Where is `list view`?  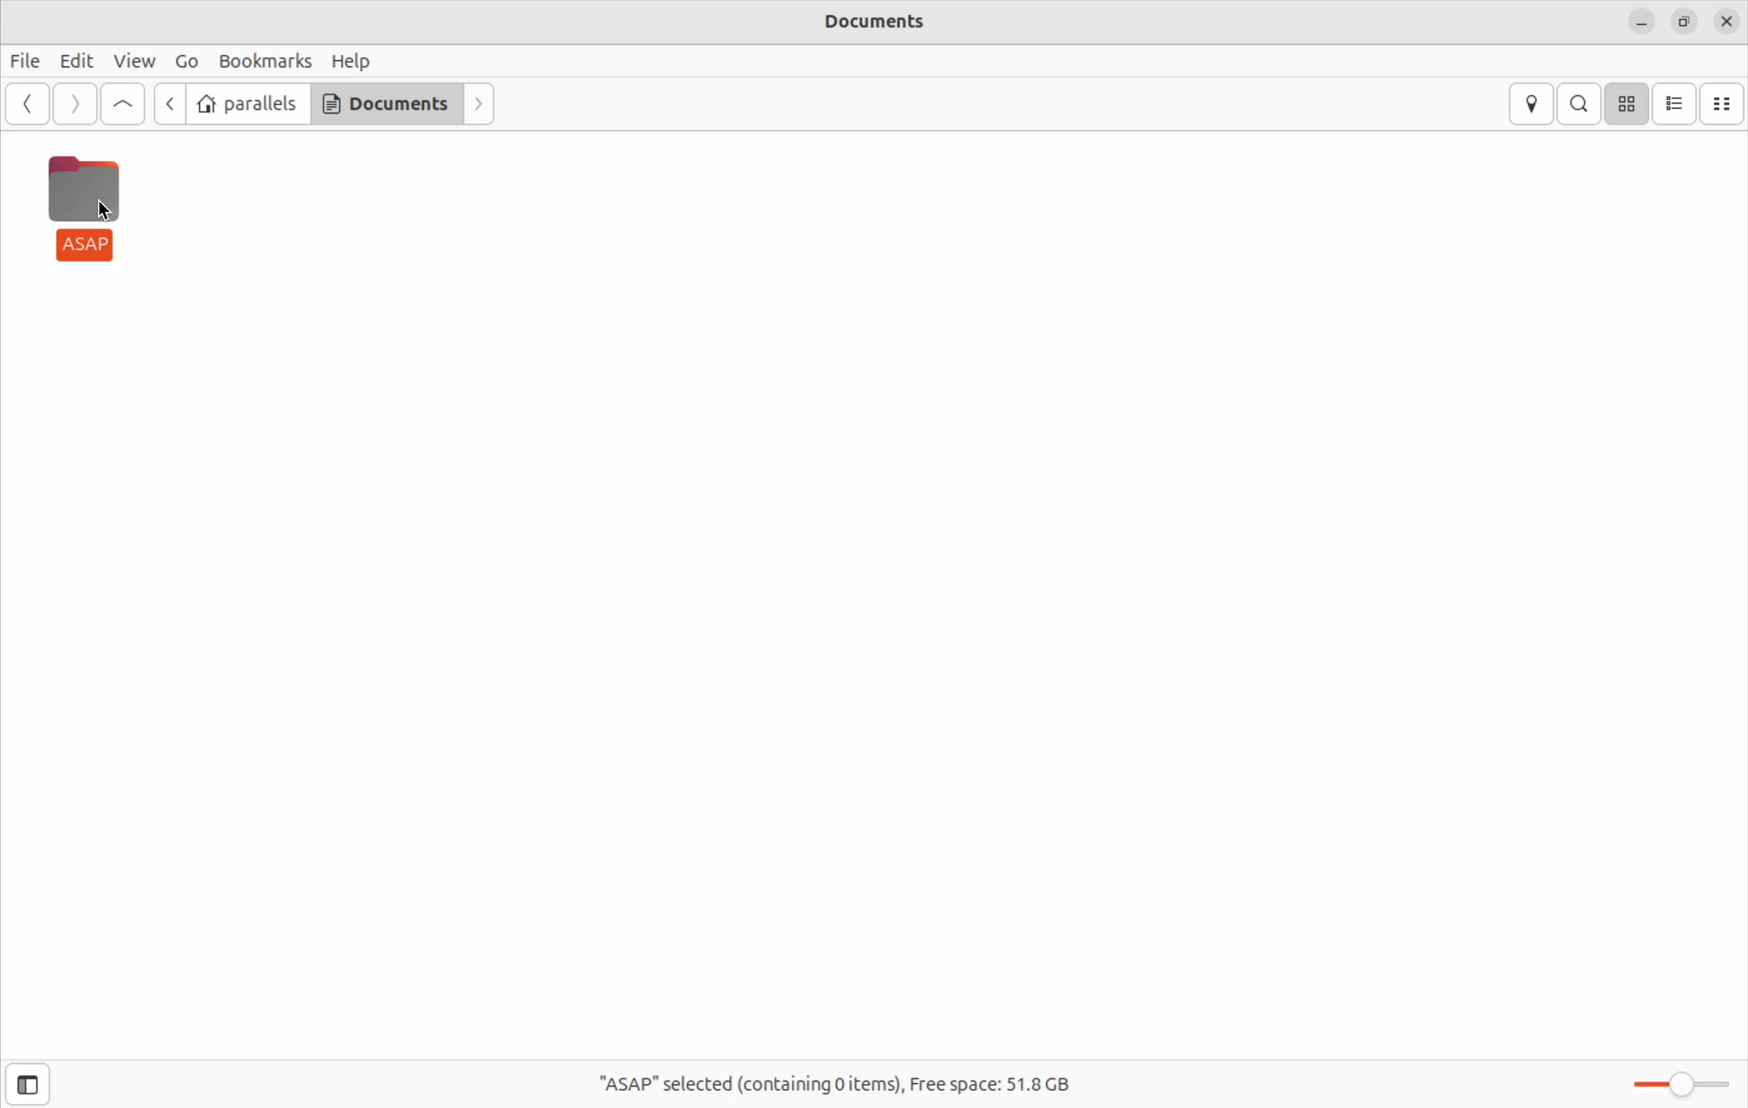
list view is located at coordinates (1678, 103).